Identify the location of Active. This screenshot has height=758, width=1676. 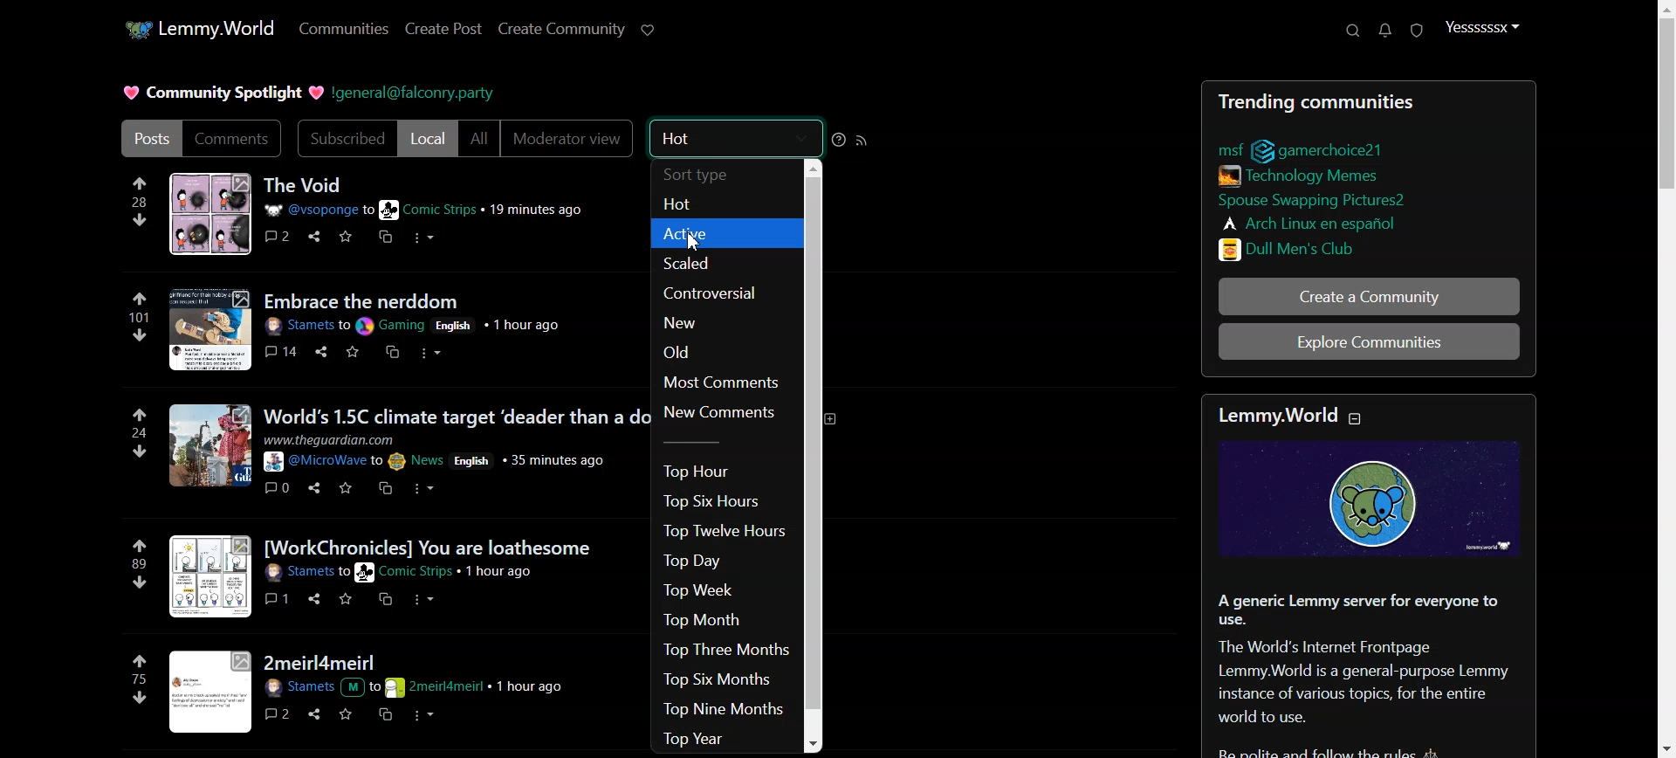
(725, 233).